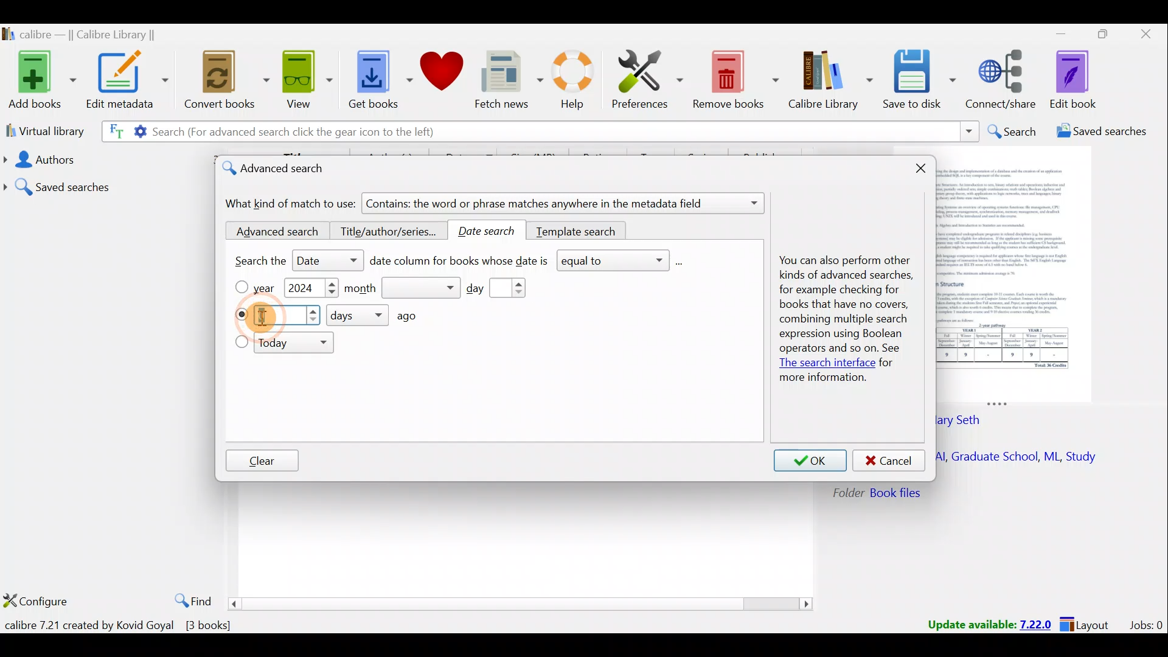 The height and width of the screenshot is (657, 1168). I want to click on Year checkbox, so click(241, 287).